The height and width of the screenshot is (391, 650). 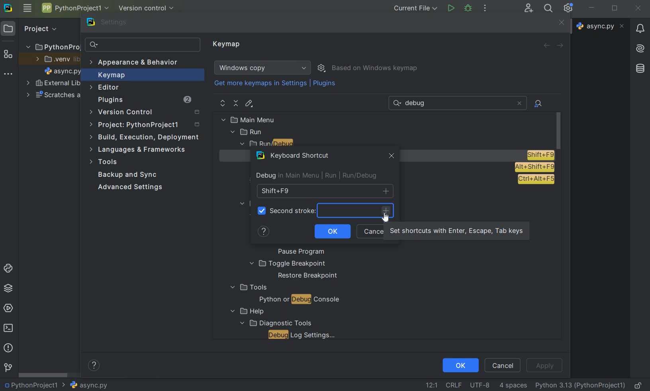 I want to click on run/debug, so click(x=354, y=176).